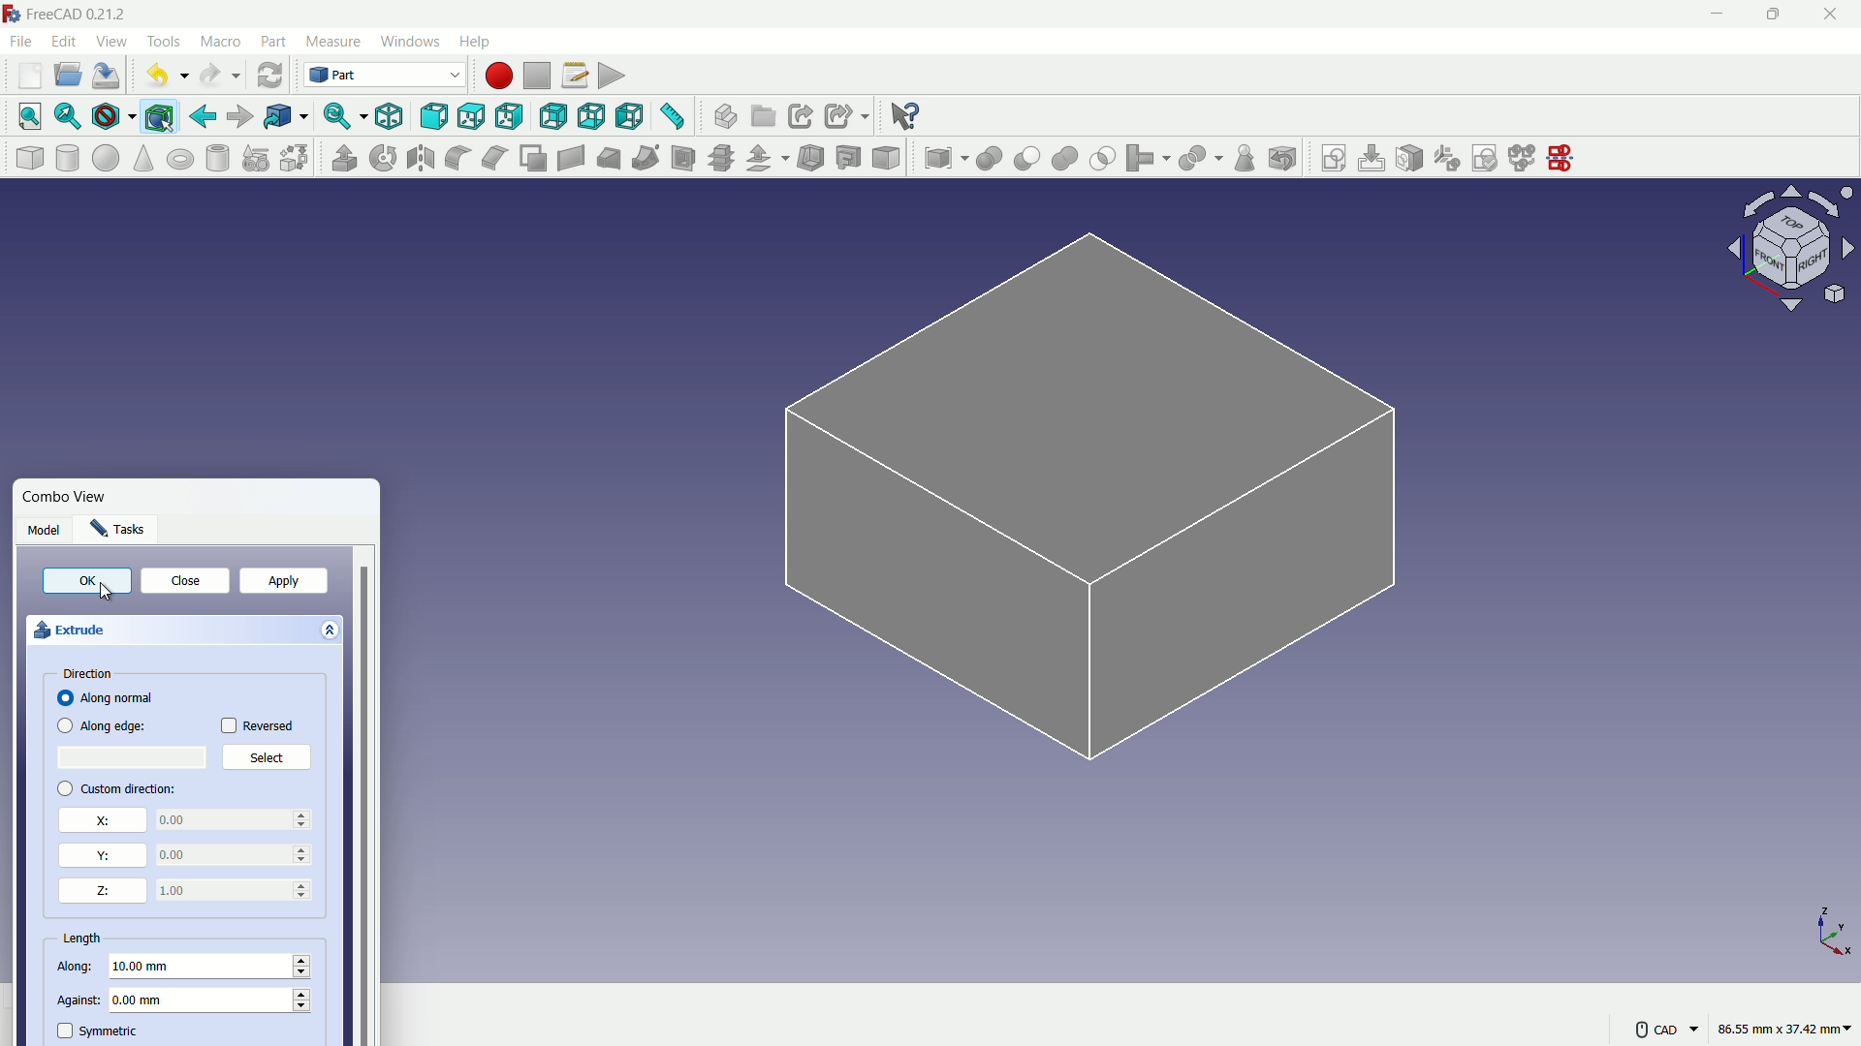 The height and width of the screenshot is (1046, 1861). I want to click on length properties, so click(91, 938).